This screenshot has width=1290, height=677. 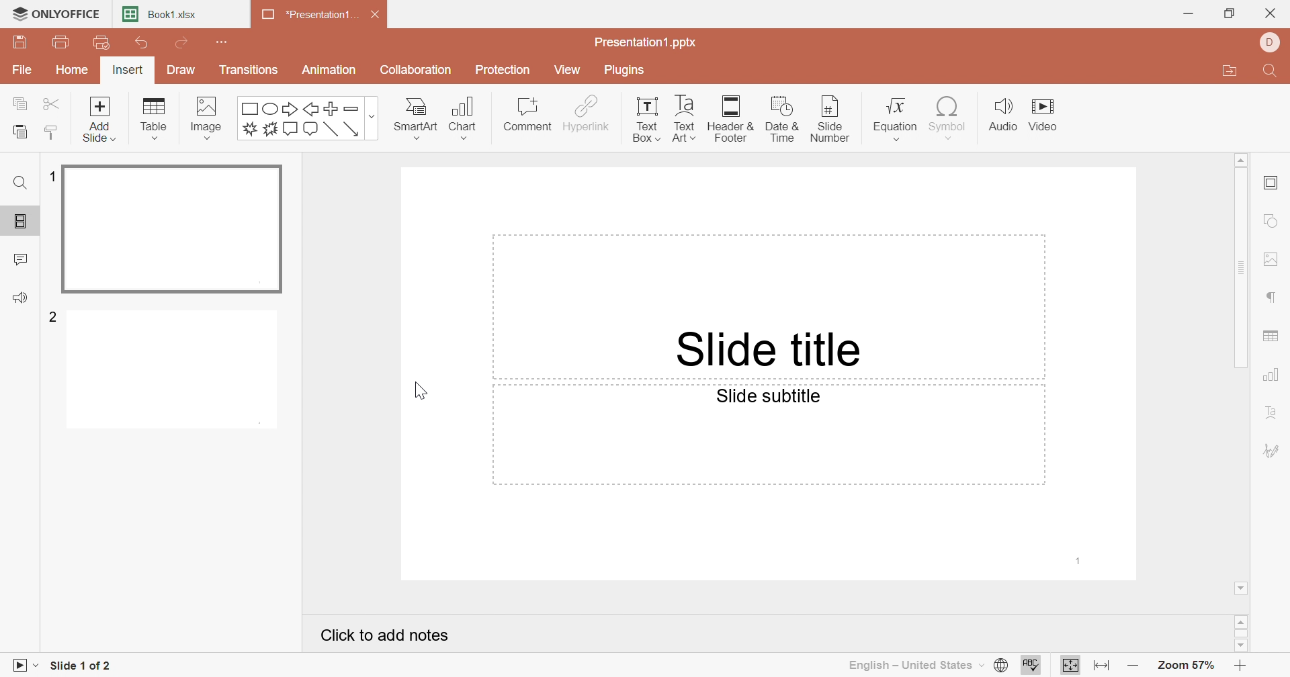 What do you see at coordinates (330, 70) in the screenshot?
I see `Animation` at bounding box center [330, 70].